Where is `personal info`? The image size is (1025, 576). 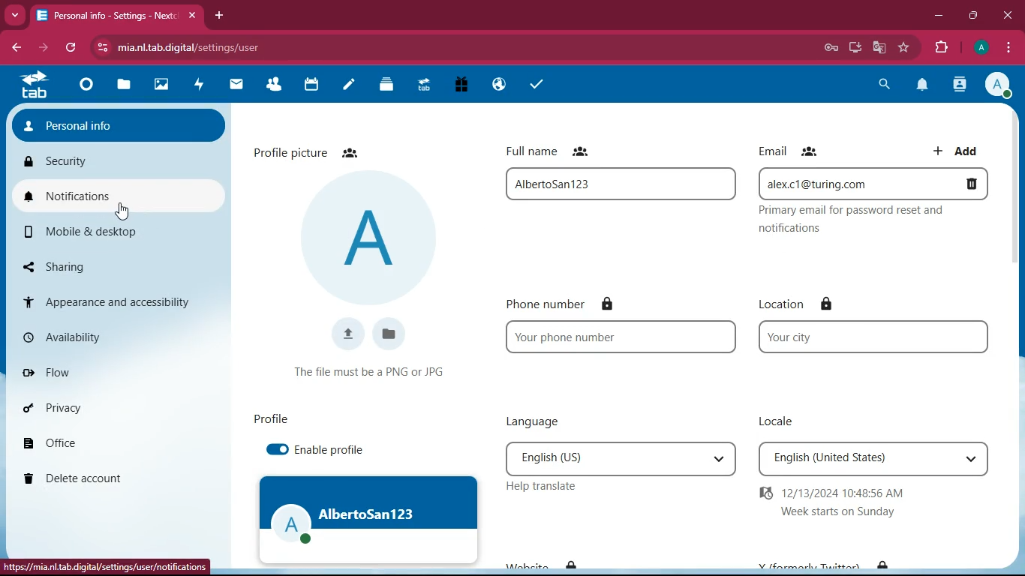
personal info is located at coordinates (120, 125).